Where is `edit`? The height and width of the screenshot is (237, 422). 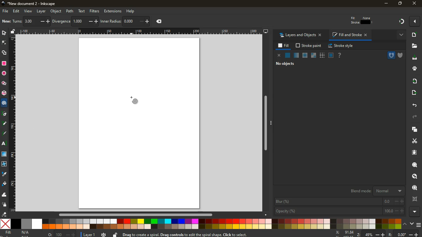
edit is located at coordinates (16, 12).